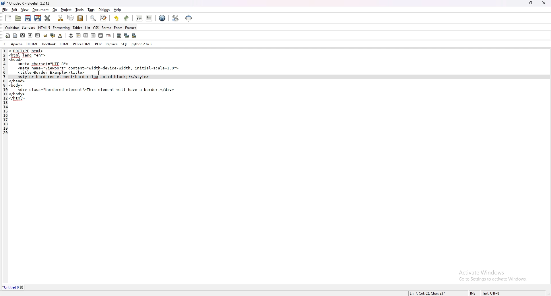 The image size is (551, 296). I want to click on * Untitled 0 - Bluefish 2.2.12, so click(29, 4).